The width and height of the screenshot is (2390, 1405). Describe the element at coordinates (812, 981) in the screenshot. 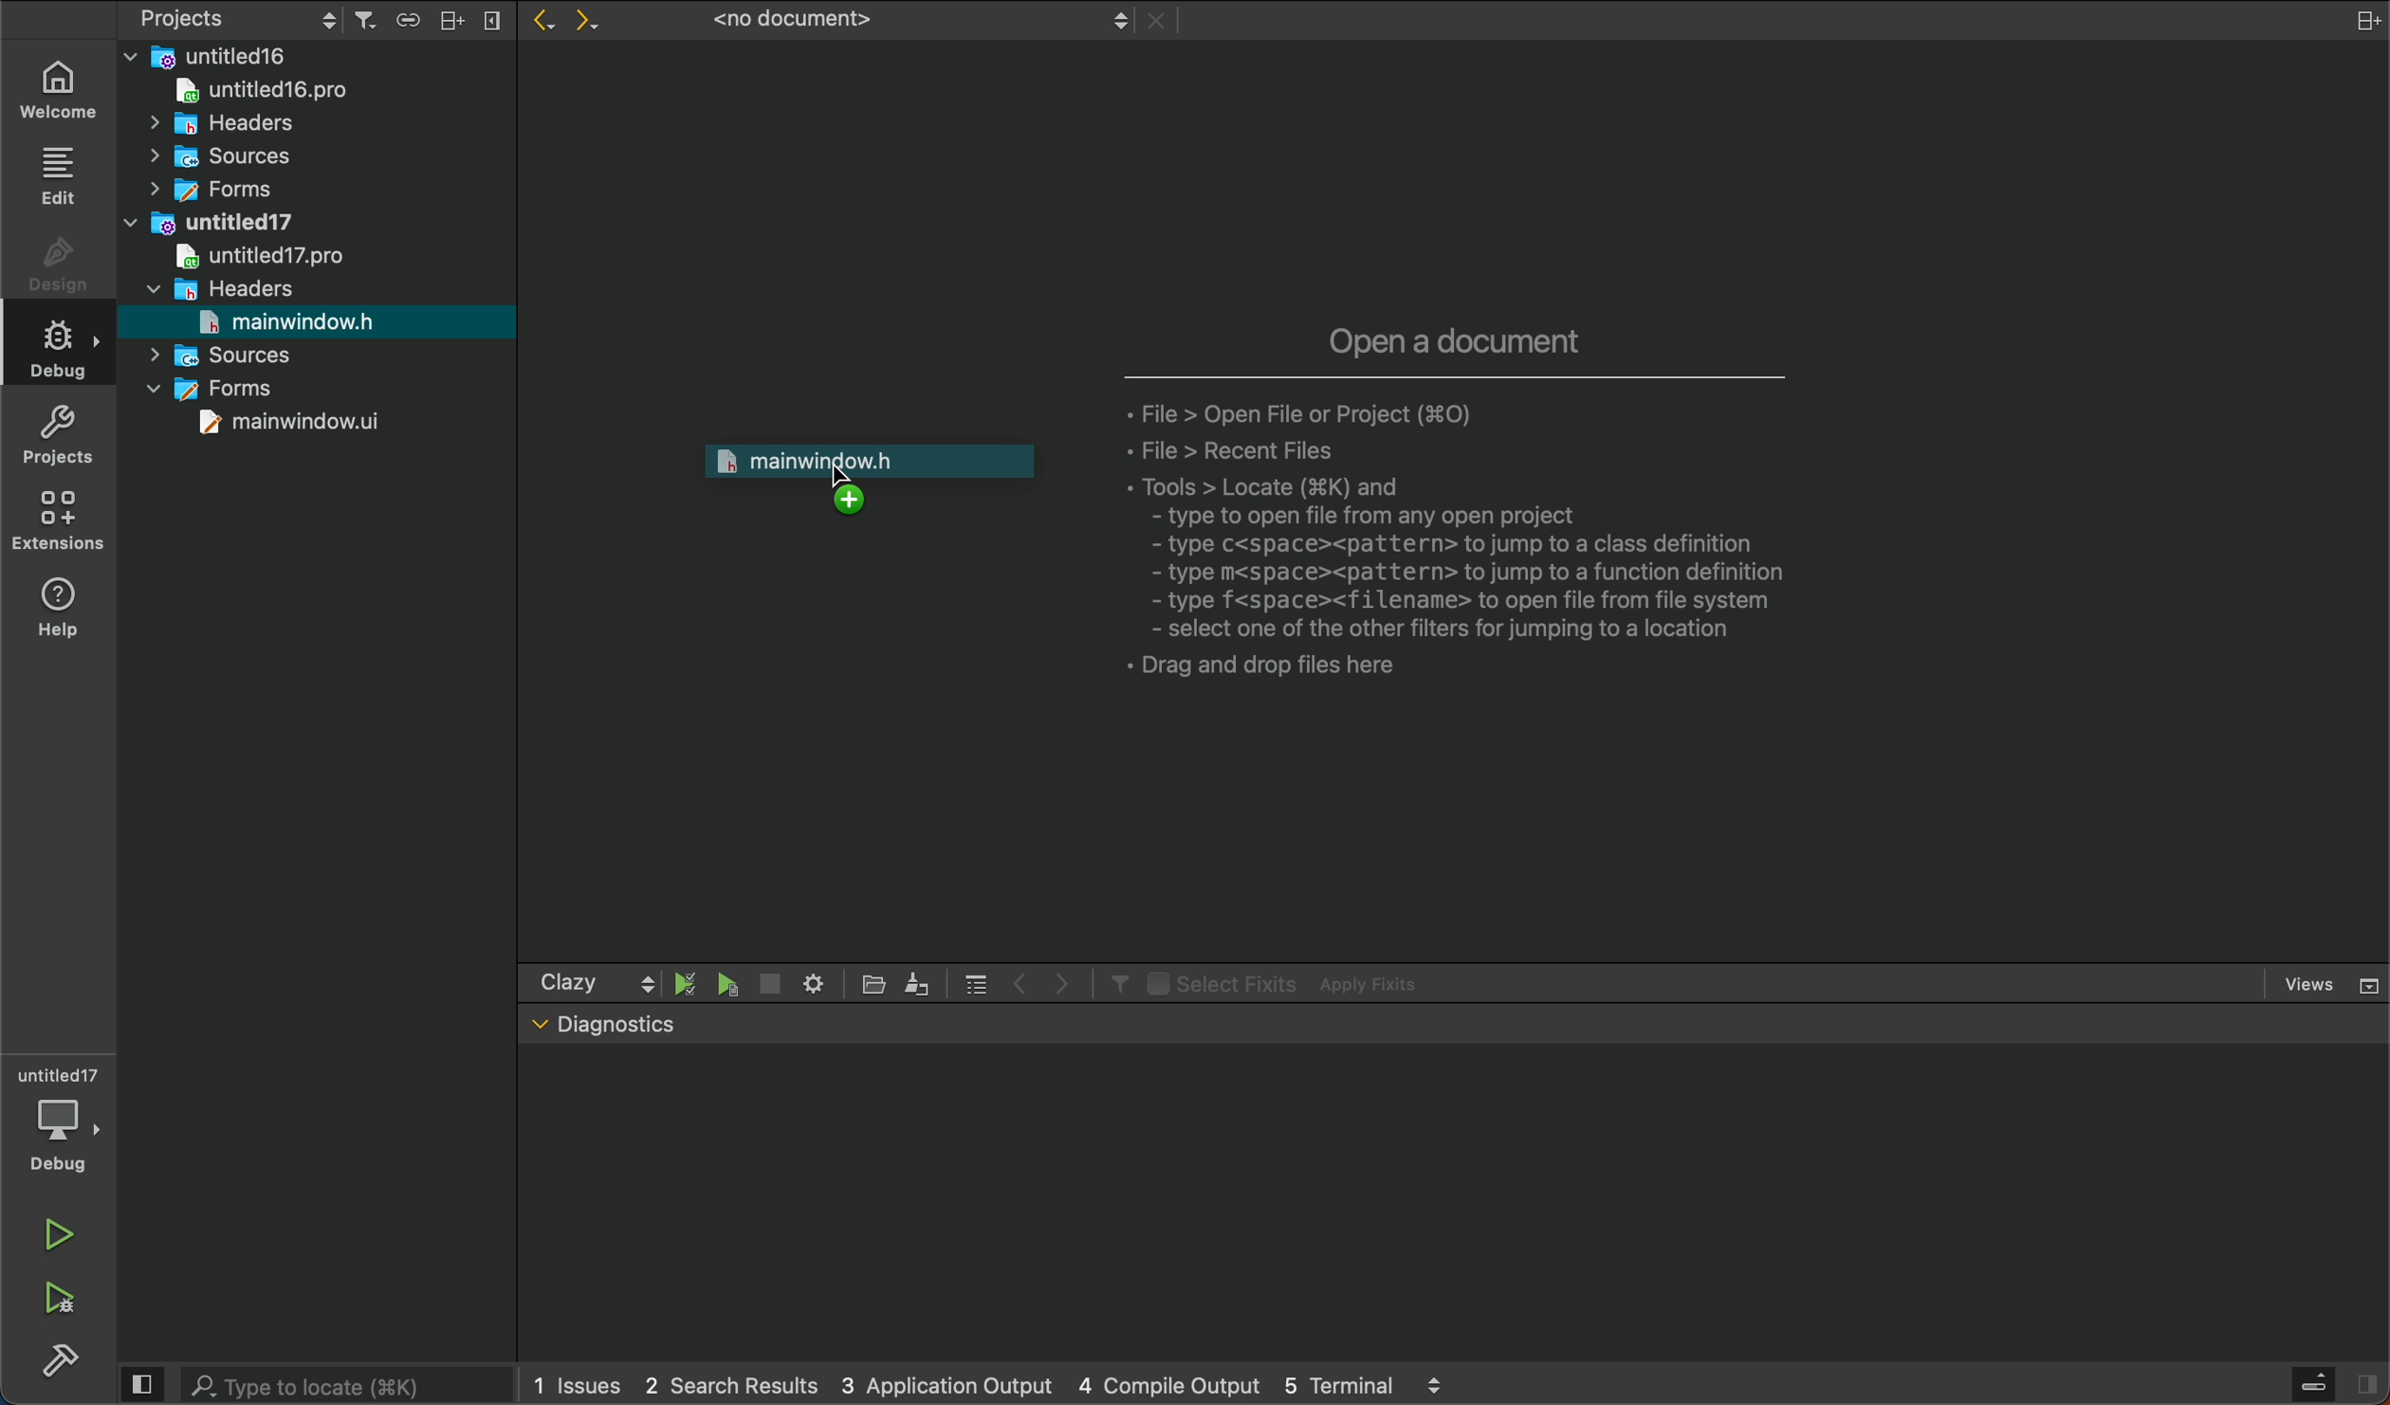

I see `settings` at that location.